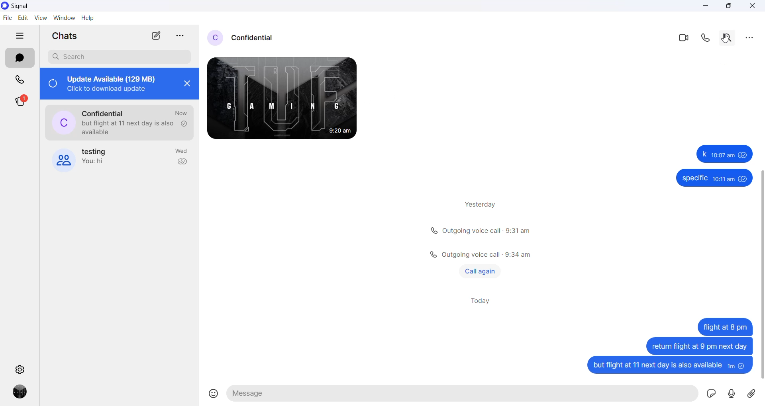 Image resolution: width=765 pixels, height=406 pixels. Describe the element at coordinates (184, 124) in the screenshot. I see `read recipient` at that location.